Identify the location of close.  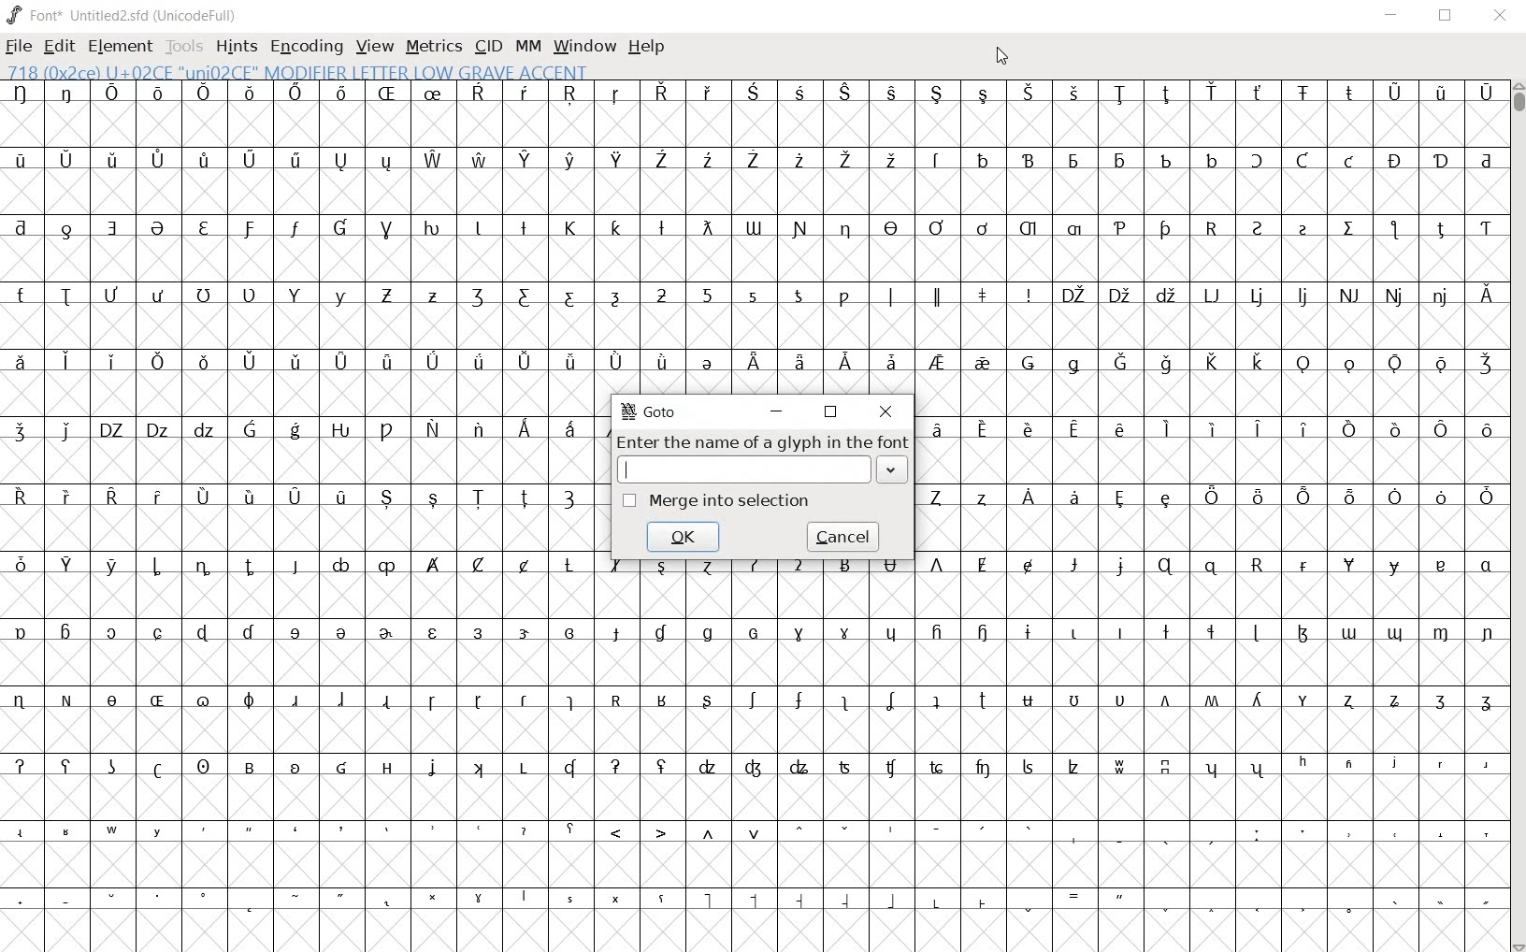
(1000, 57).